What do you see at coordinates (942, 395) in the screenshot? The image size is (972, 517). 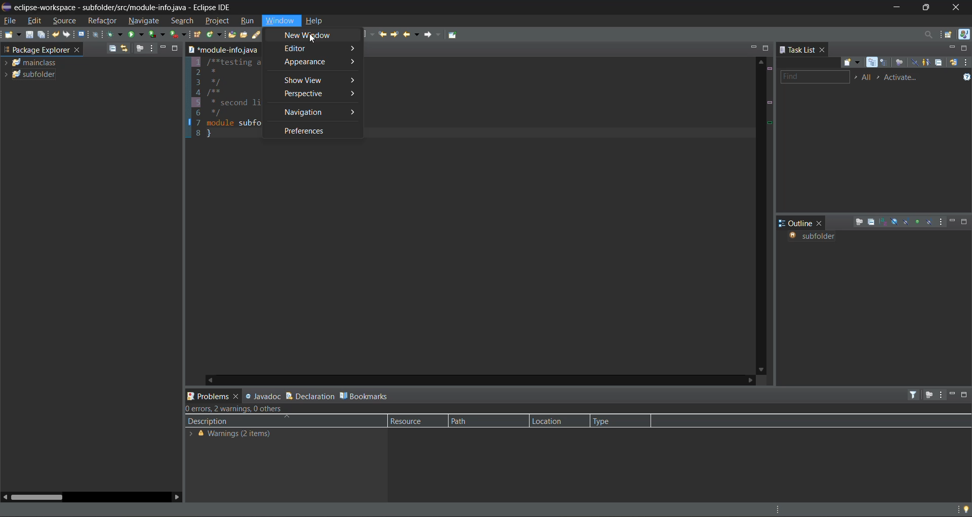 I see `view menu` at bounding box center [942, 395].